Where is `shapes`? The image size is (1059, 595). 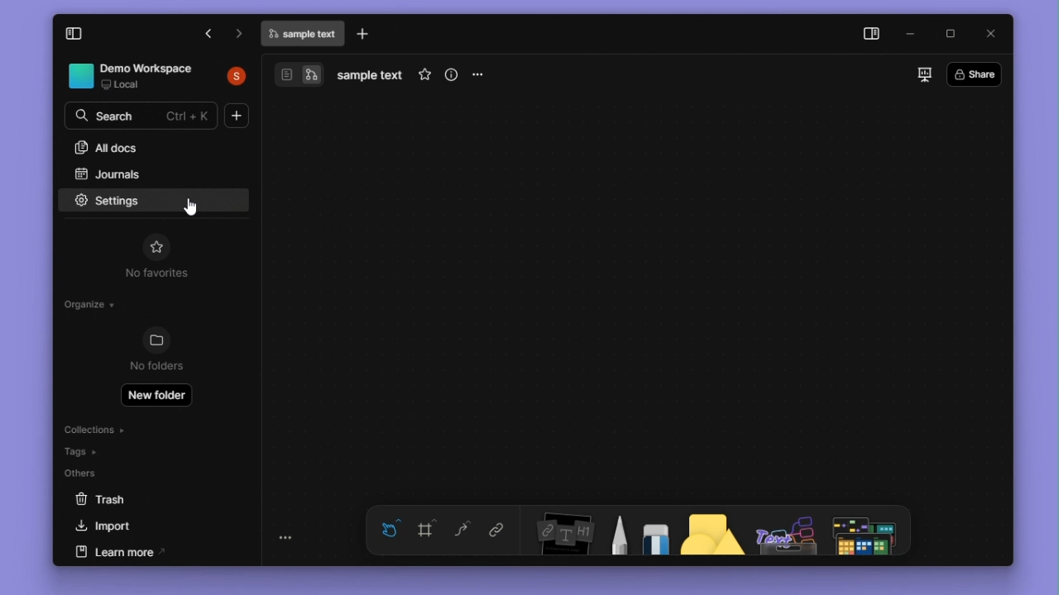 shapes is located at coordinates (713, 529).